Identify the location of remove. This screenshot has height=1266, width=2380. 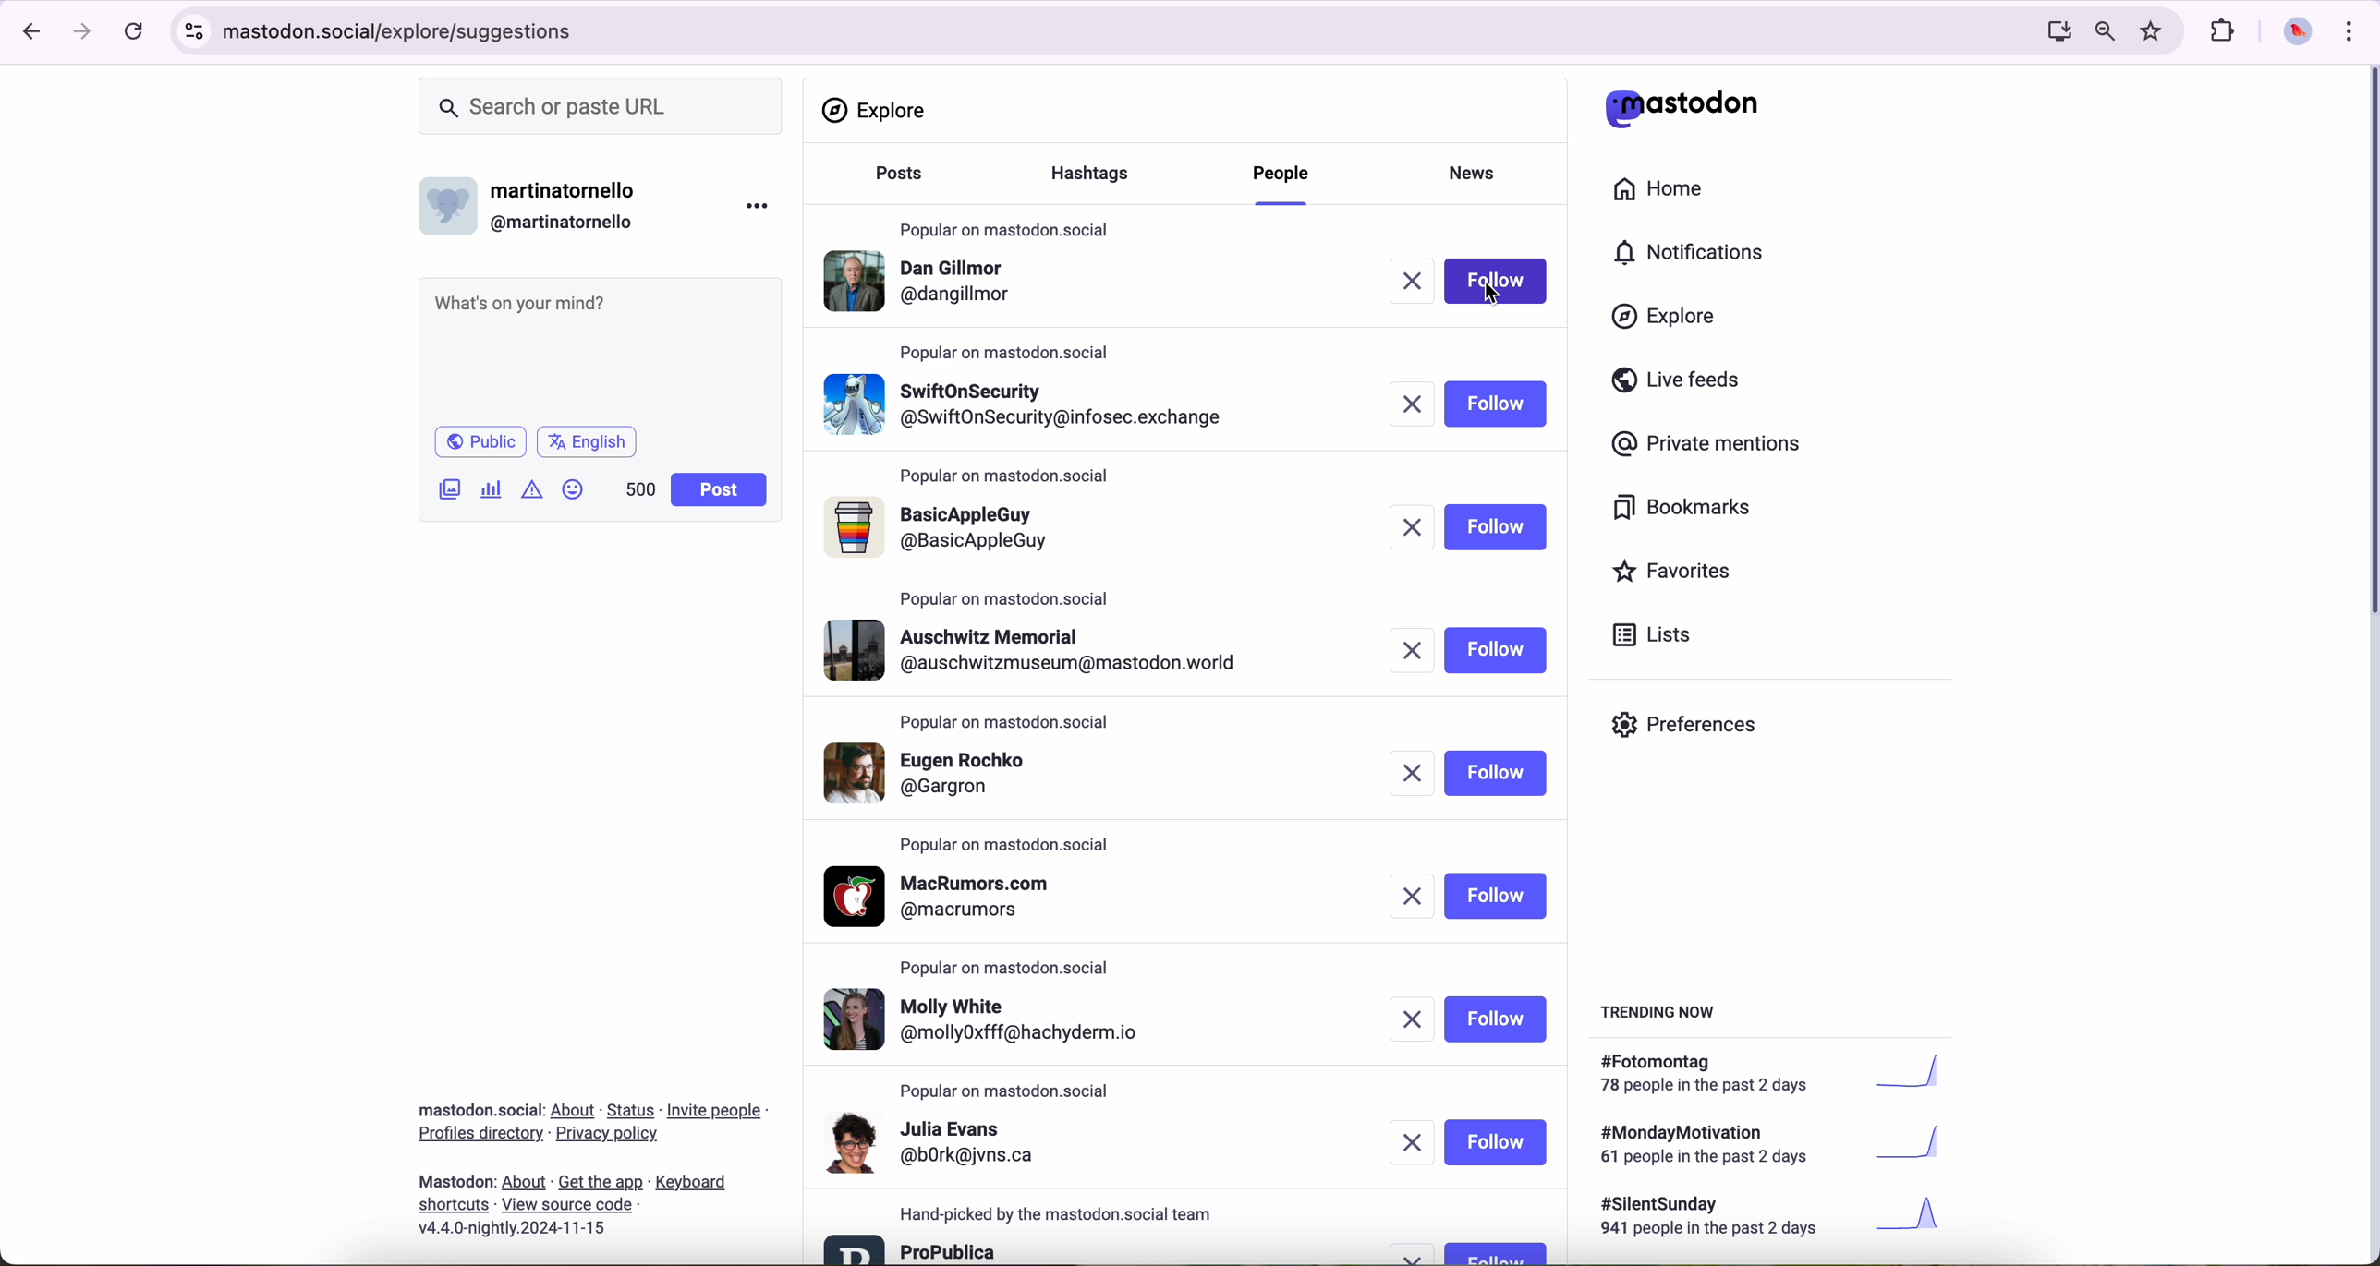
(1412, 282).